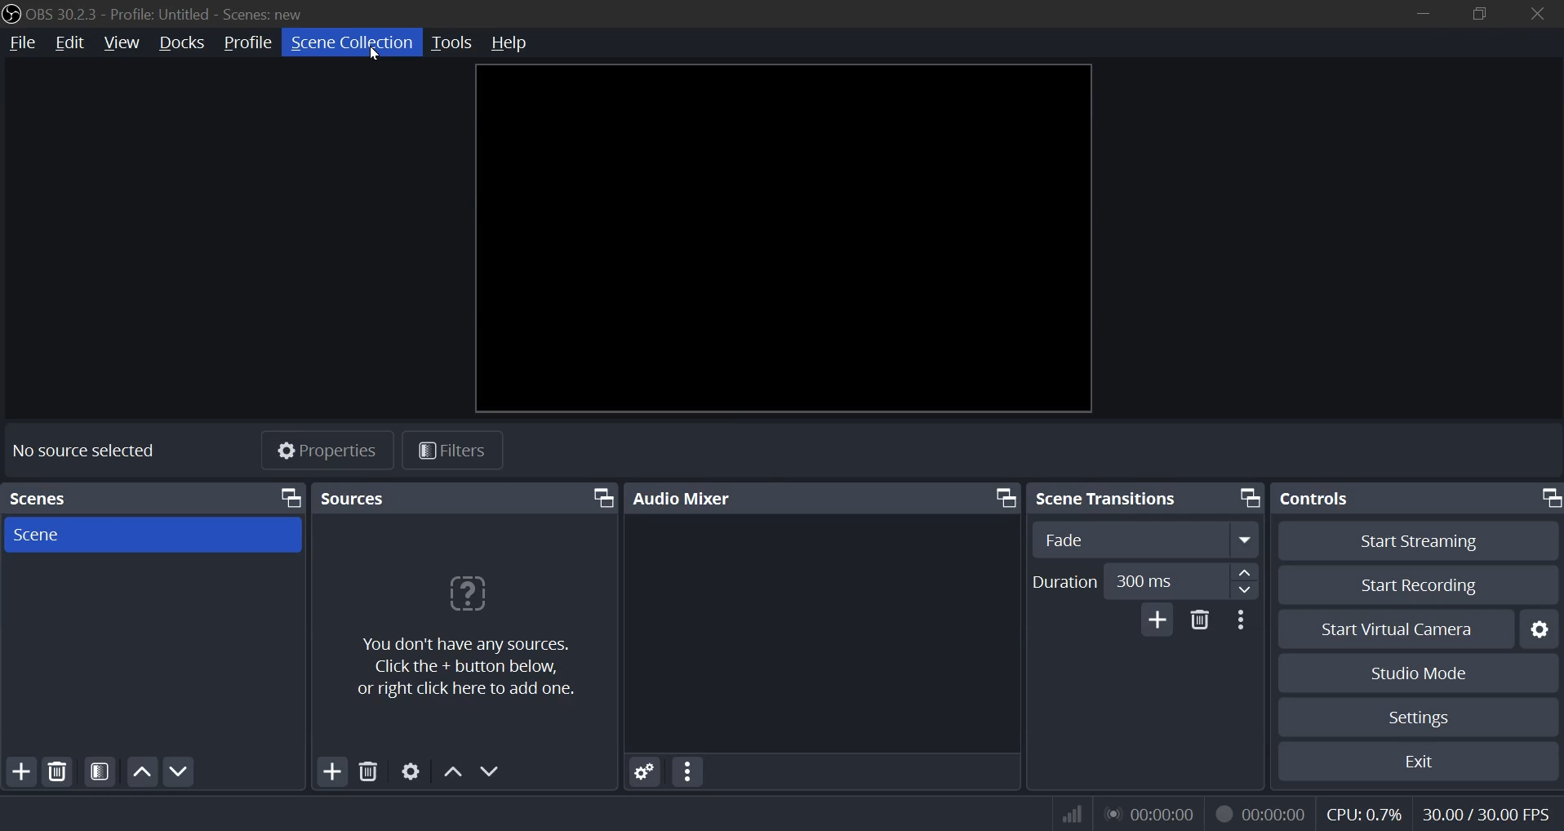 The image size is (1564, 831). What do you see at coordinates (1200, 623) in the screenshot?
I see `delete` at bounding box center [1200, 623].